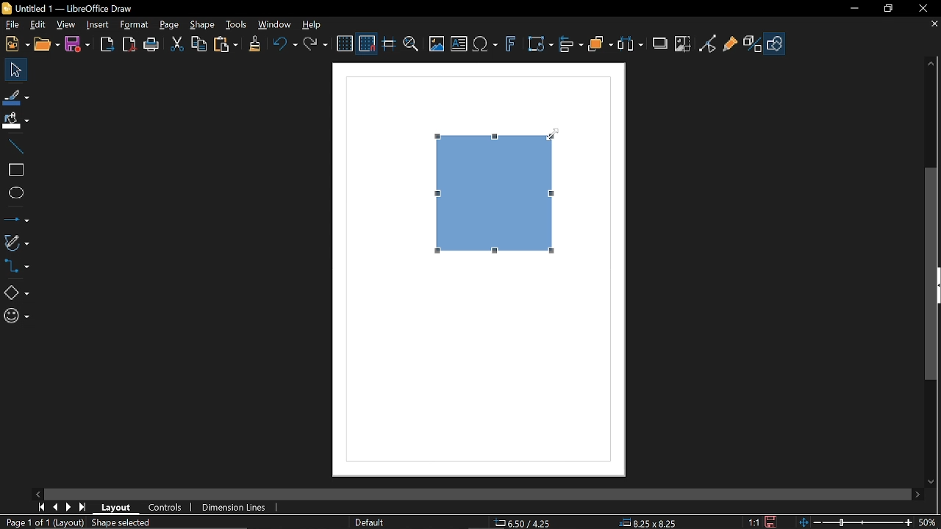  I want to click on Edit, so click(37, 24).